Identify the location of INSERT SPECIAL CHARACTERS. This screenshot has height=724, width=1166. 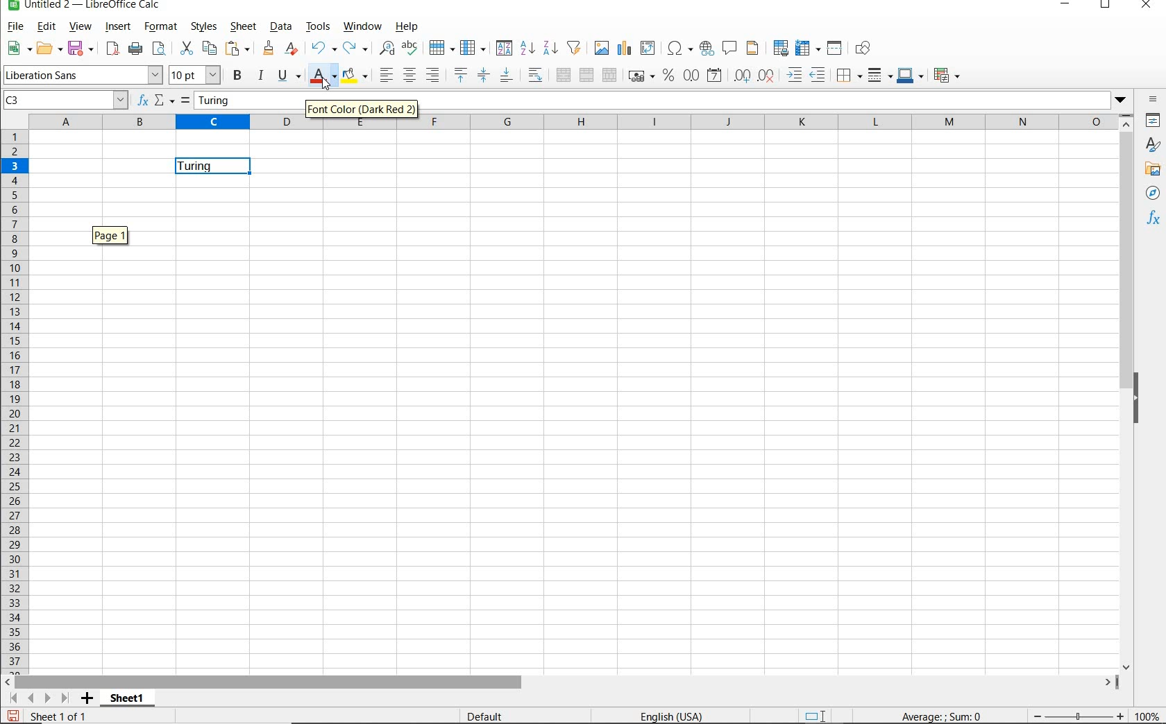
(679, 49).